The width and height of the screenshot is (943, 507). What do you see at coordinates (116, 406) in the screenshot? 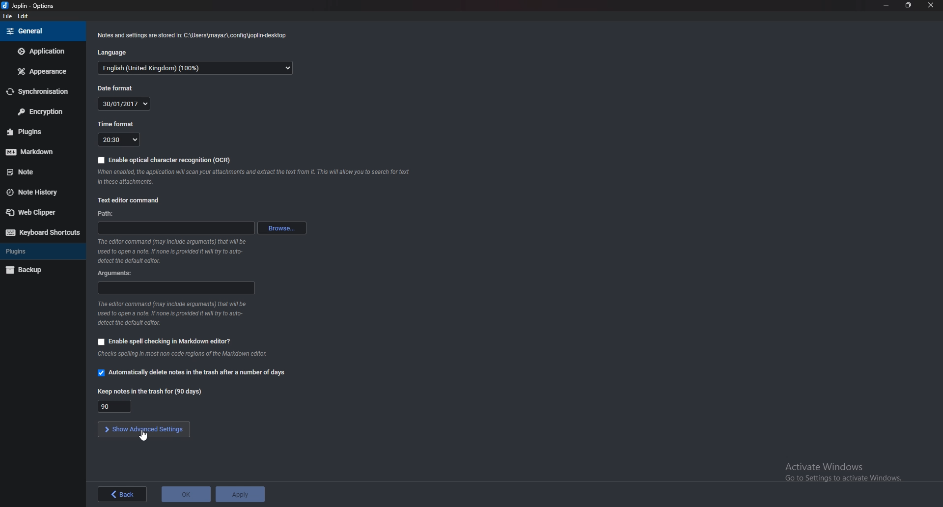
I see `90 days` at bounding box center [116, 406].